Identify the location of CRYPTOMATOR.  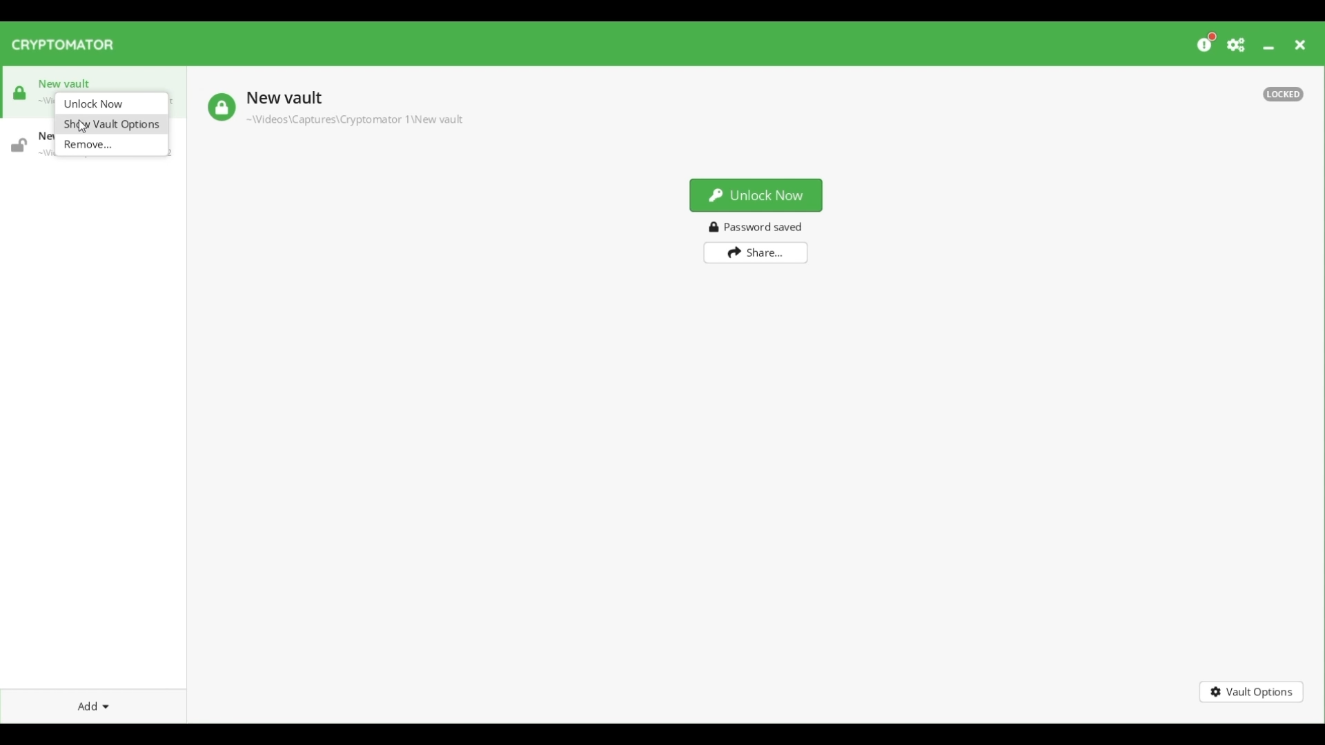
(69, 46).